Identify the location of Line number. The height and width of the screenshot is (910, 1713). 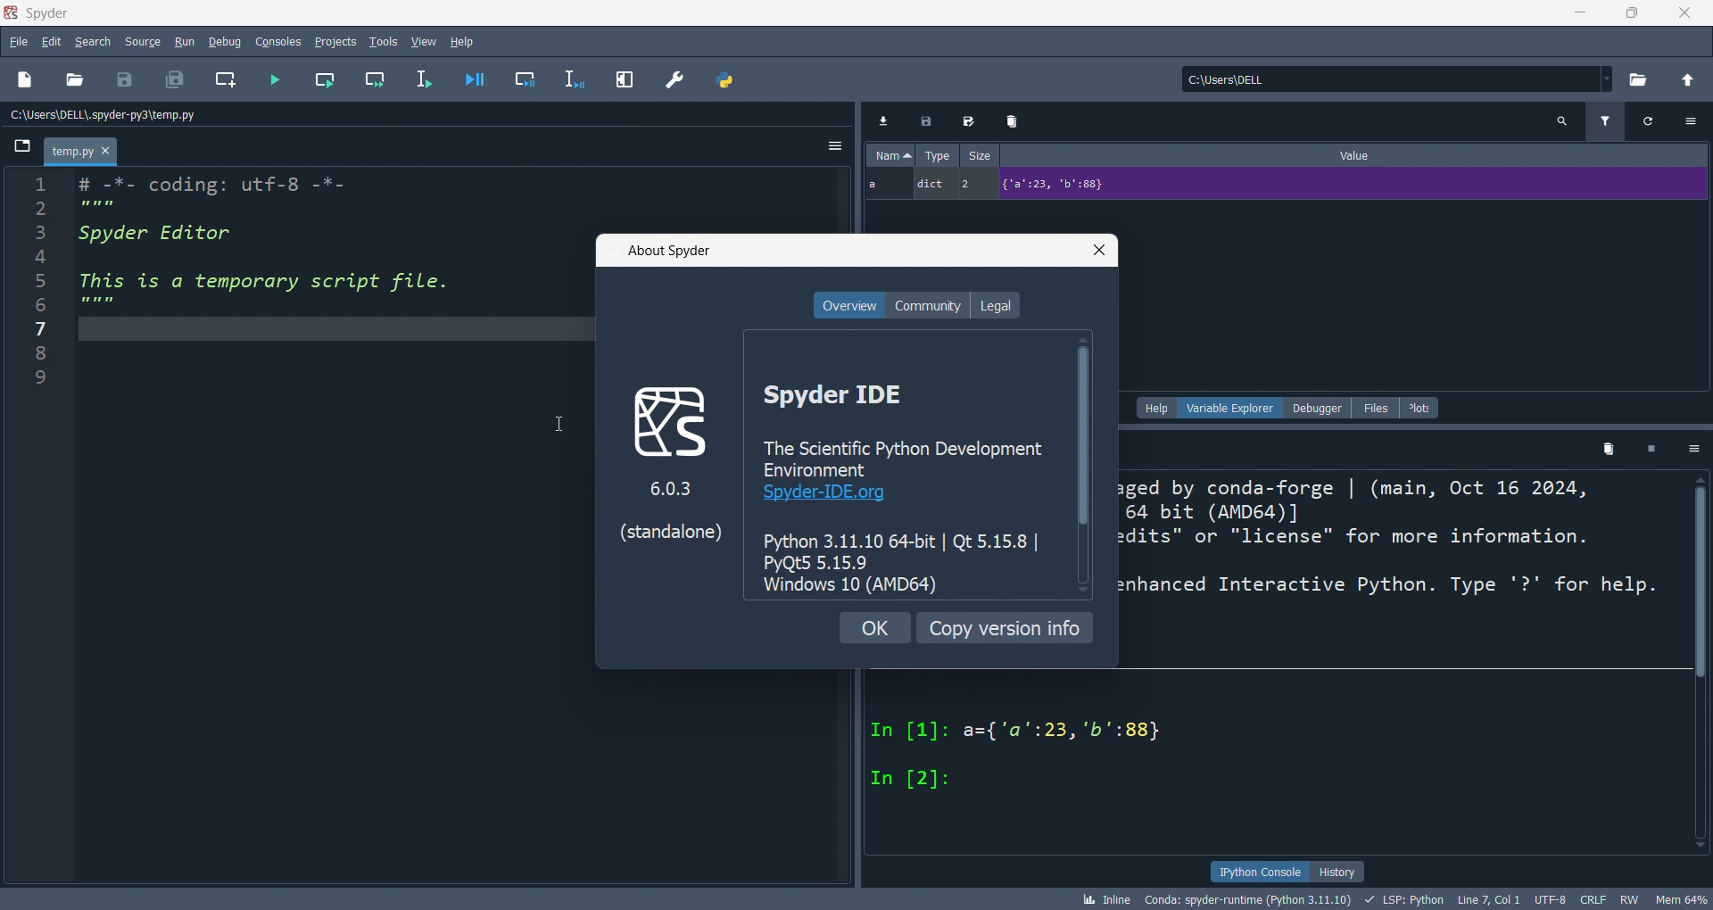
(41, 283).